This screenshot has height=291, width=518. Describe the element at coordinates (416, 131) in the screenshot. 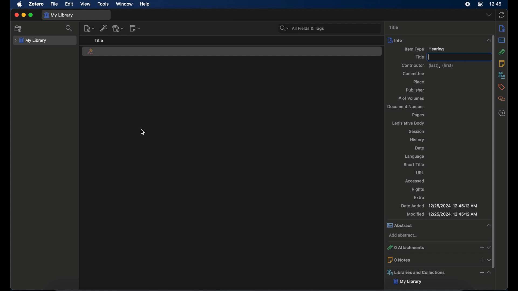

I see `session` at that location.